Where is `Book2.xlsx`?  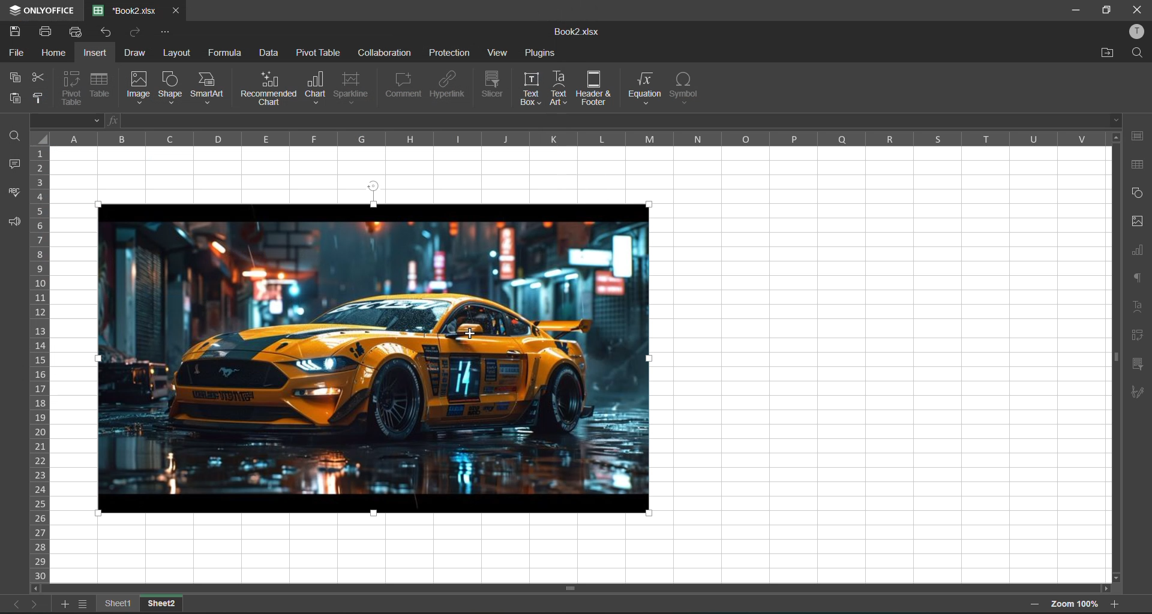
Book2.xlsx is located at coordinates (572, 33).